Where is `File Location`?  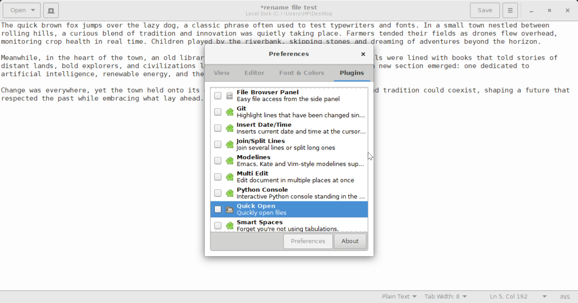 File Location is located at coordinates (289, 14).